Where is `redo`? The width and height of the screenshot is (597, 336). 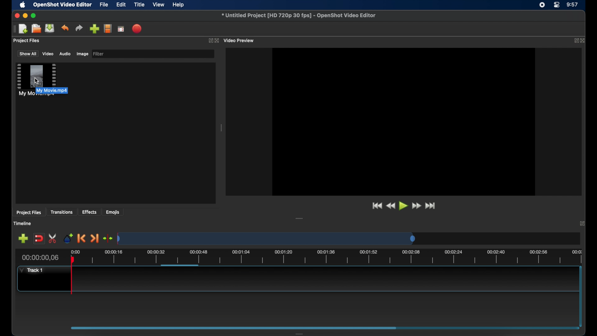
redo is located at coordinates (79, 28).